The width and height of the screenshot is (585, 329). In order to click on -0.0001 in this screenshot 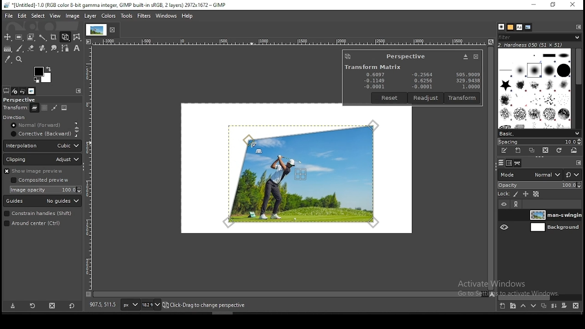, I will do `click(420, 87)`.